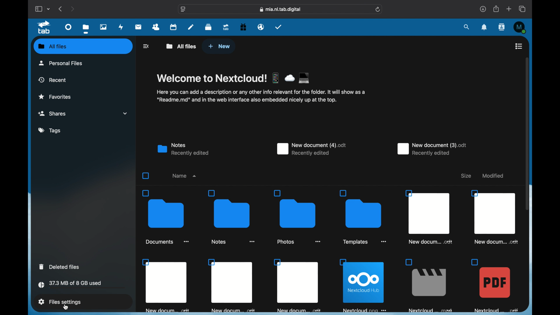 Image resolution: width=560 pixels, height=315 pixels. Describe the element at coordinates (496, 9) in the screenshot. I see `share` at that location.